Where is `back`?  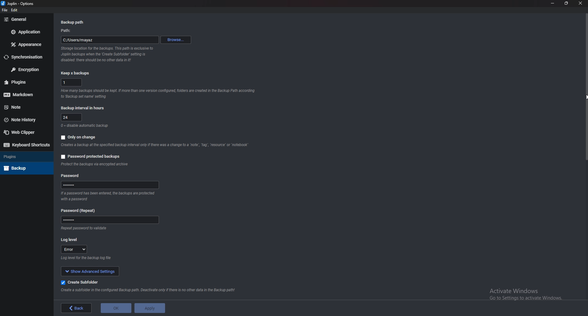
back is located at coordinates (76, 308).